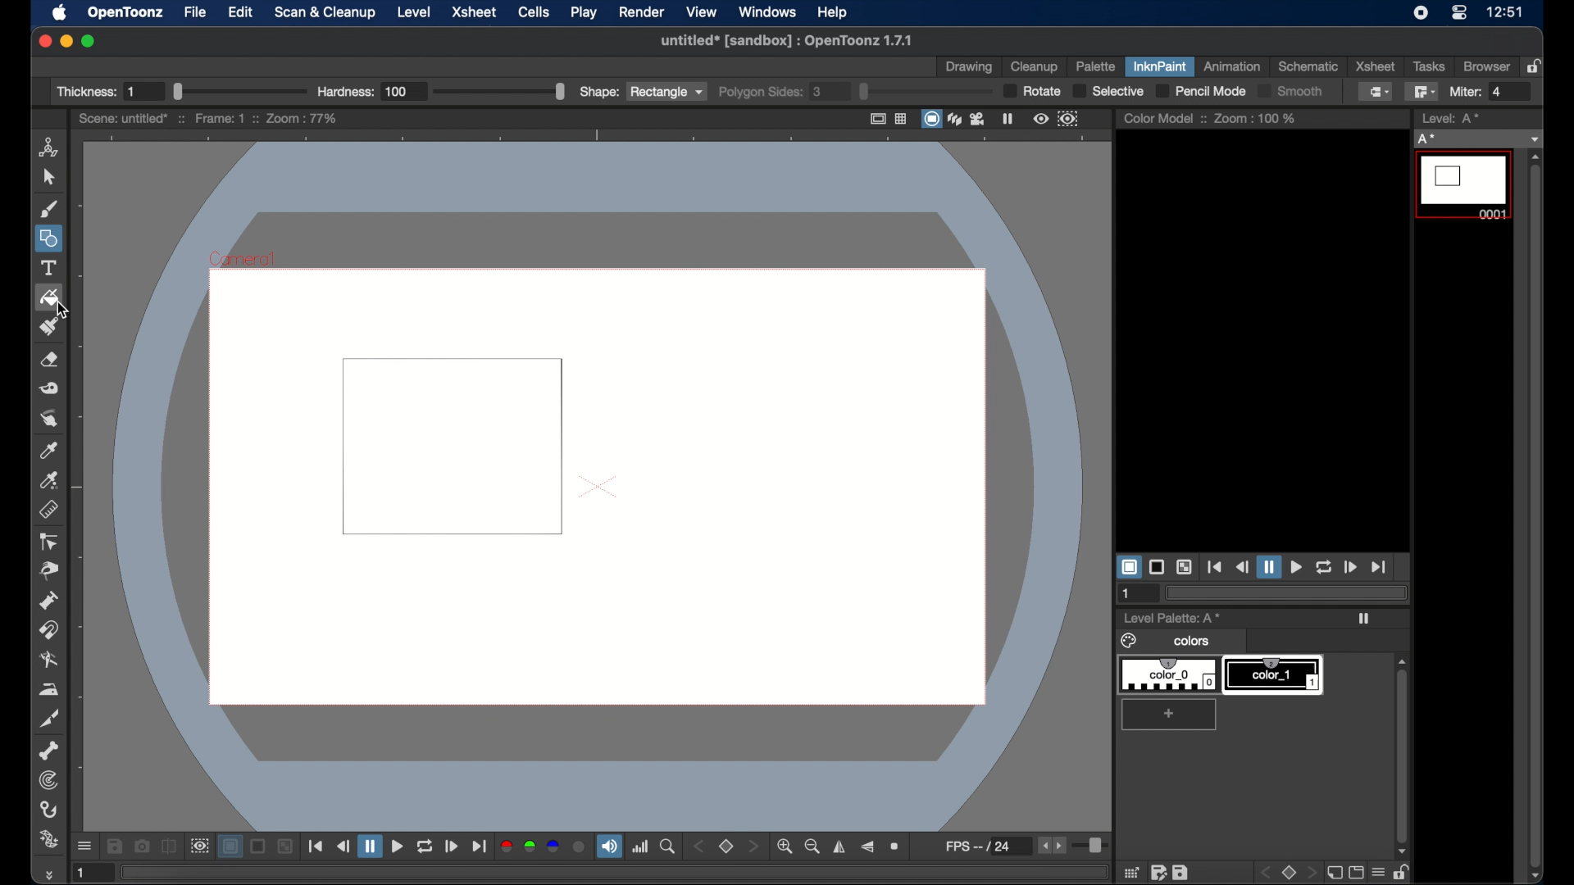  Describe the element at coordinates (343, 846) in the screenshot. I see `rewind` at that location.